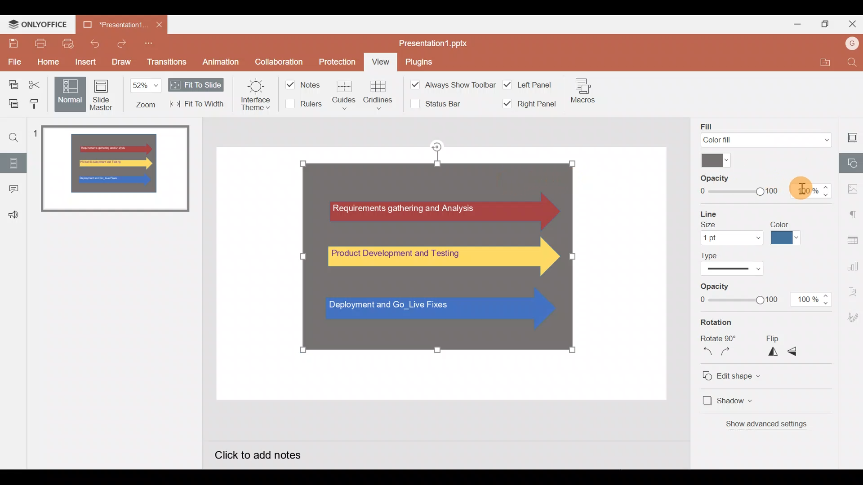  I want to click on Signature settings, so click(852, 317).